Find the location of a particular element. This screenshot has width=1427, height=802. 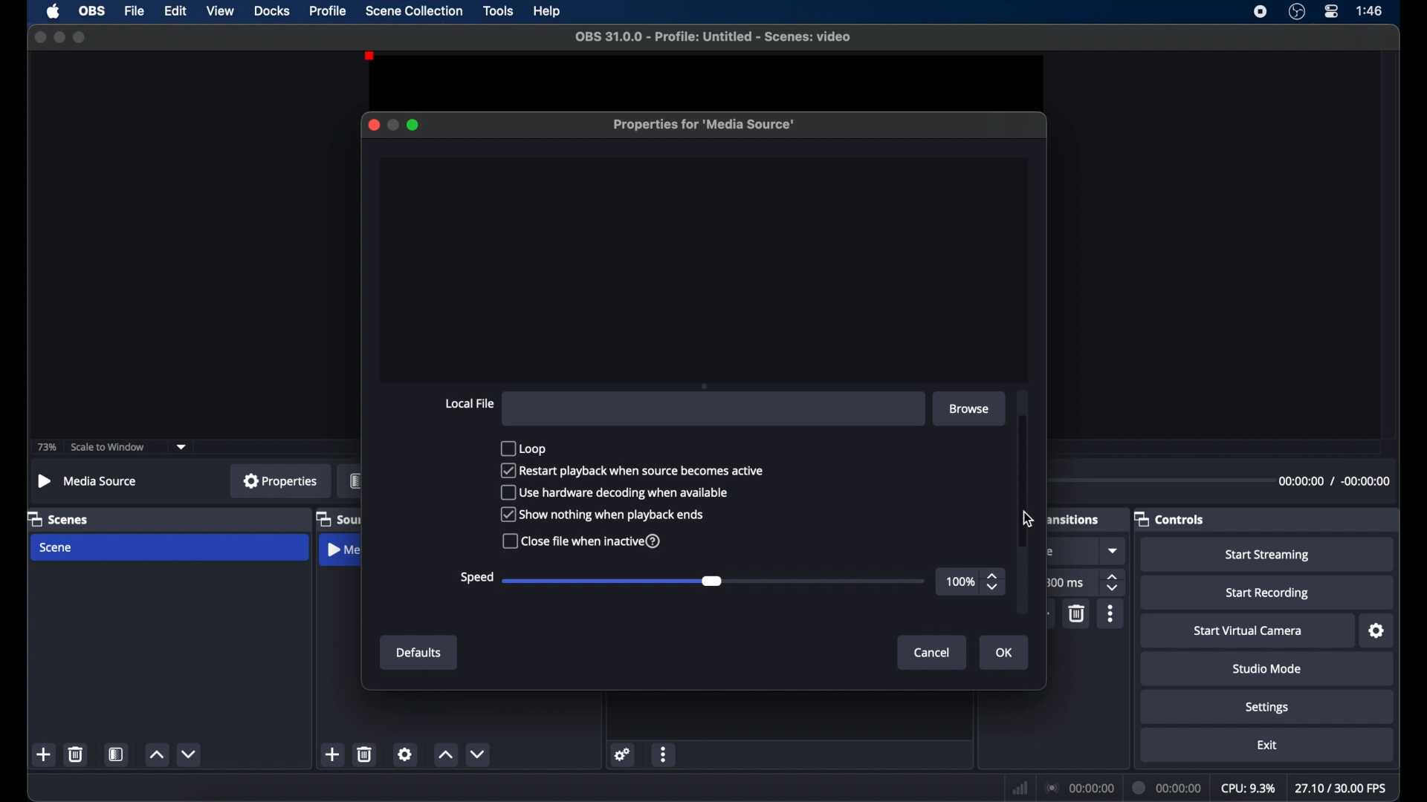

decrement is located at coordinates (190, 754).